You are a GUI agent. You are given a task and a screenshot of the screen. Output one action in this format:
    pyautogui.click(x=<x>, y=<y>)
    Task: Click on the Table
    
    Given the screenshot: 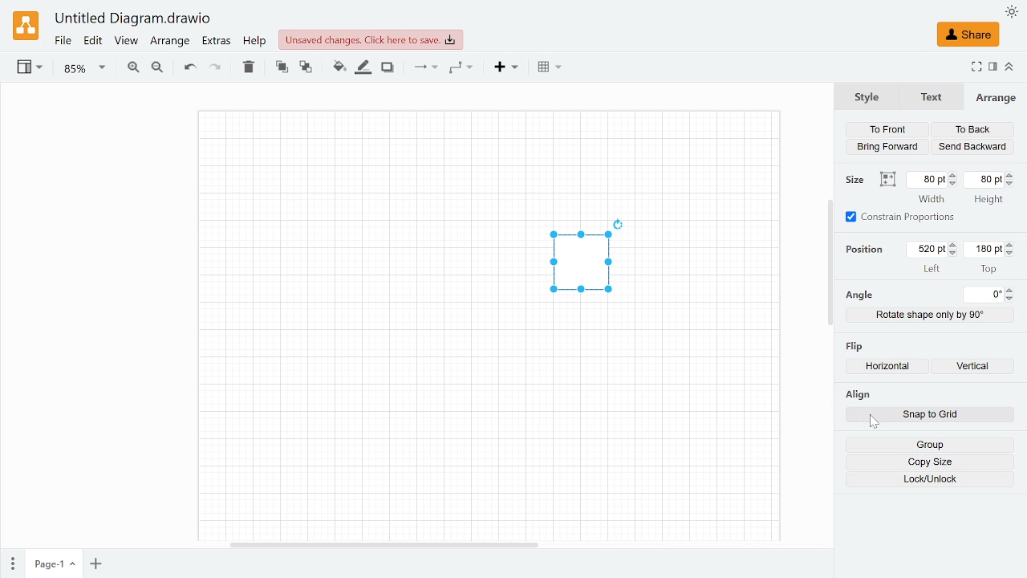 What is the action you would take?
    pyautogui.click(x=550, y=68)
    